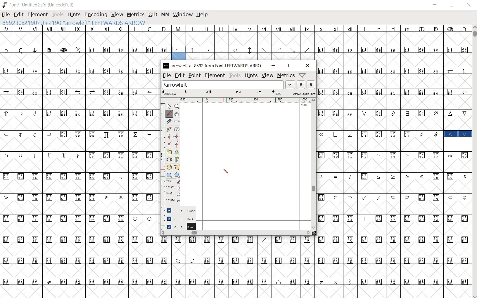 This screenshot has width=477, height=298. What do you see at coordinates (238, 93) in the screenshot?
I see `active layer` at bounding box center [238, 93].